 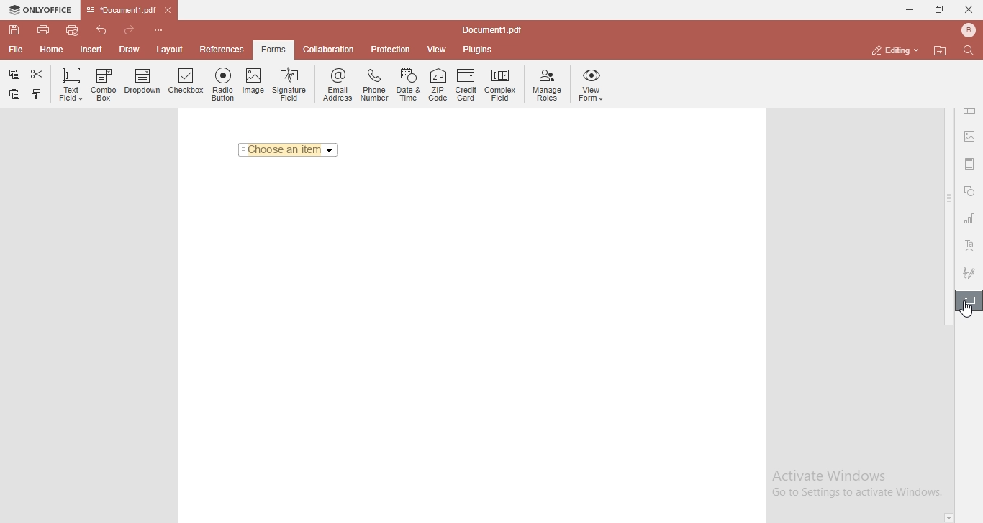 What do you see at coordinates (172, 50) in the screenshot?
I see `layout` at bounding box center [172, 50].